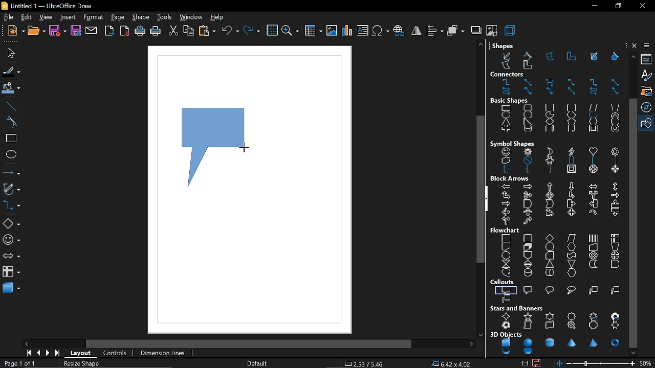 This screenshot has height=368, width=655. I want to click on rectangle, so click(506, 108).